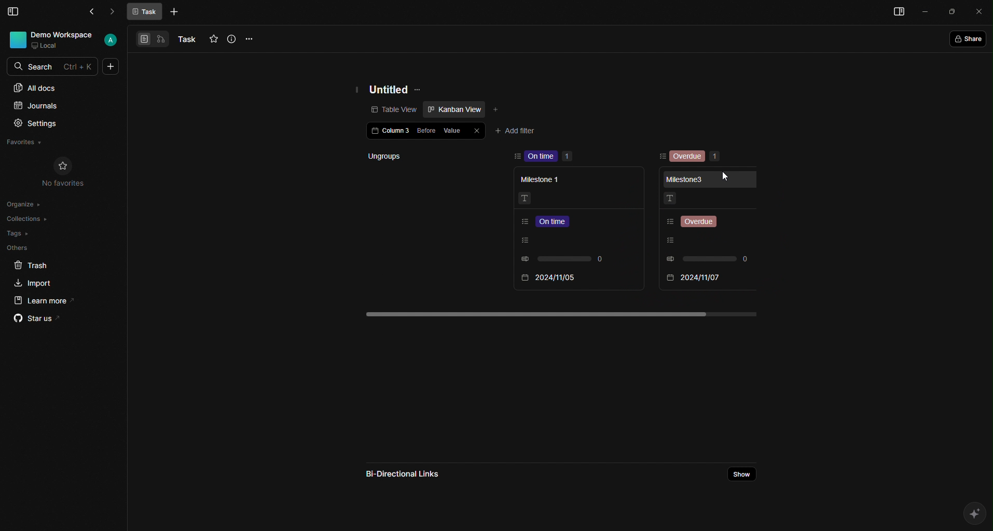  Describe the element at coordinates (498, 108) in the screenshot. I see `Add` at that location.